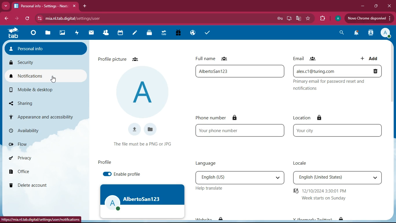 This screenshot has height=223, width=396. What do you see at coordinates (99, 18) in the screenshot?
I see `url` at bounding box center [99, 18].